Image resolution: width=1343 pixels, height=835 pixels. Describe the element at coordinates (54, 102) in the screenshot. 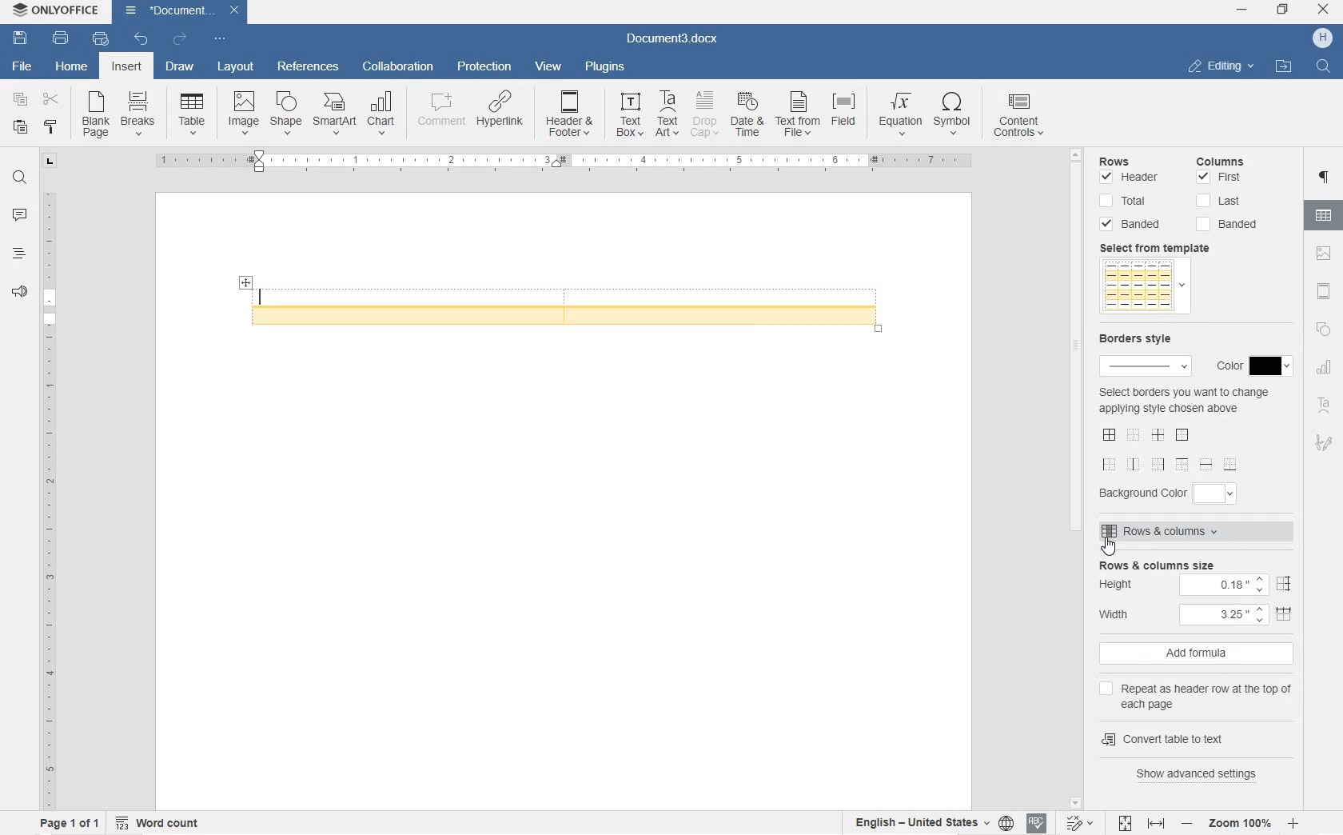

I see `CUT` at that location.